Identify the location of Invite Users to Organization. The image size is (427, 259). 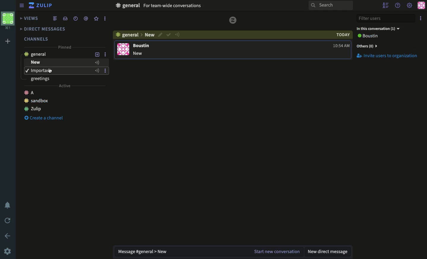
(388, 56).